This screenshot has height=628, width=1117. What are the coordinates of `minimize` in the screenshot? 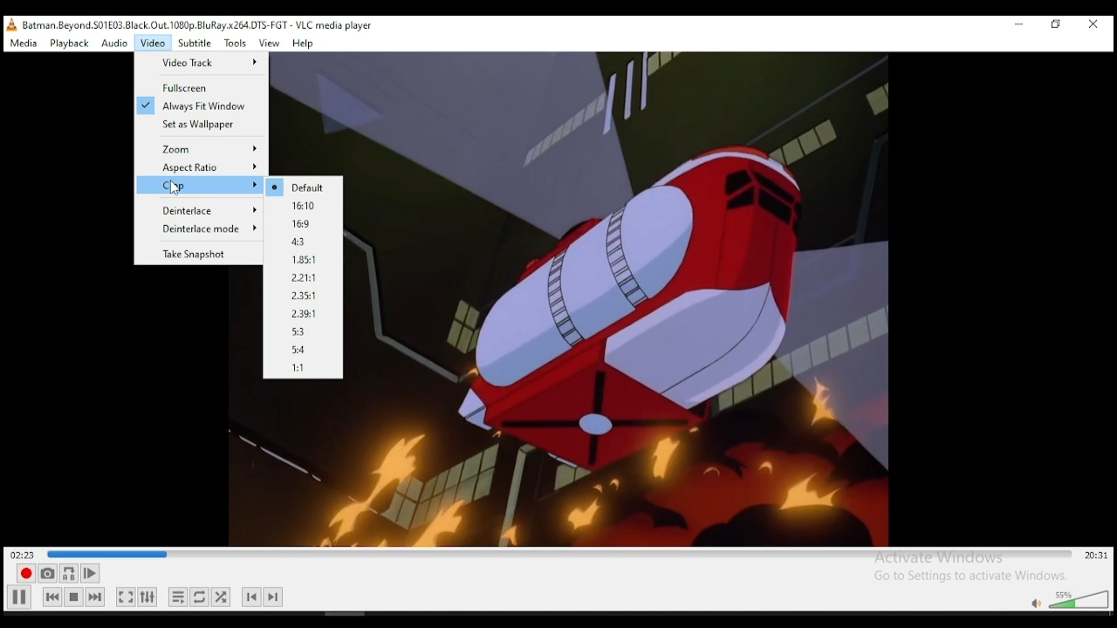 It's located at (1015, 26).